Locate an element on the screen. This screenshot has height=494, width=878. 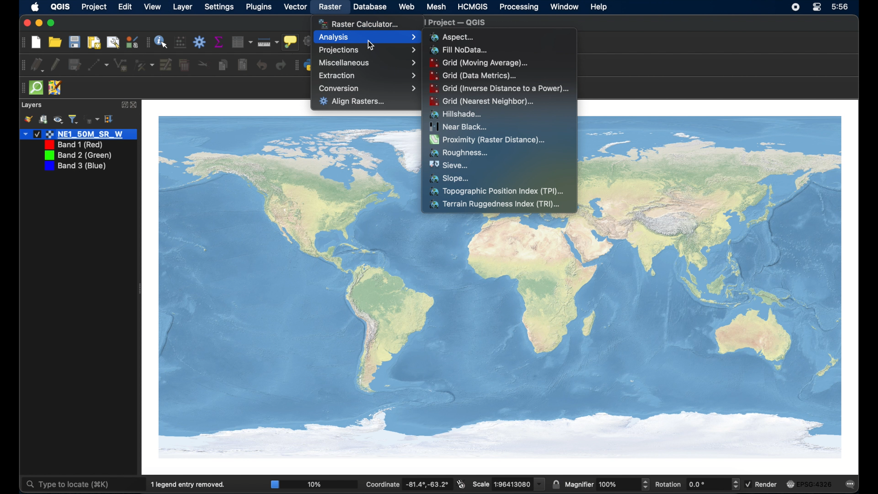
1 legend entry removed is located at coordinates (189, 484).